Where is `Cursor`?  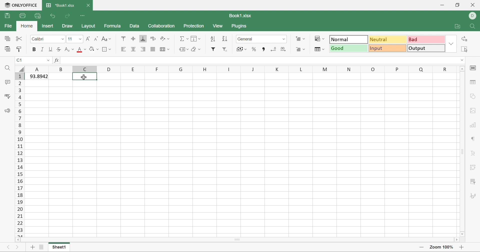
Cursor is located at coordinates (84, 77).